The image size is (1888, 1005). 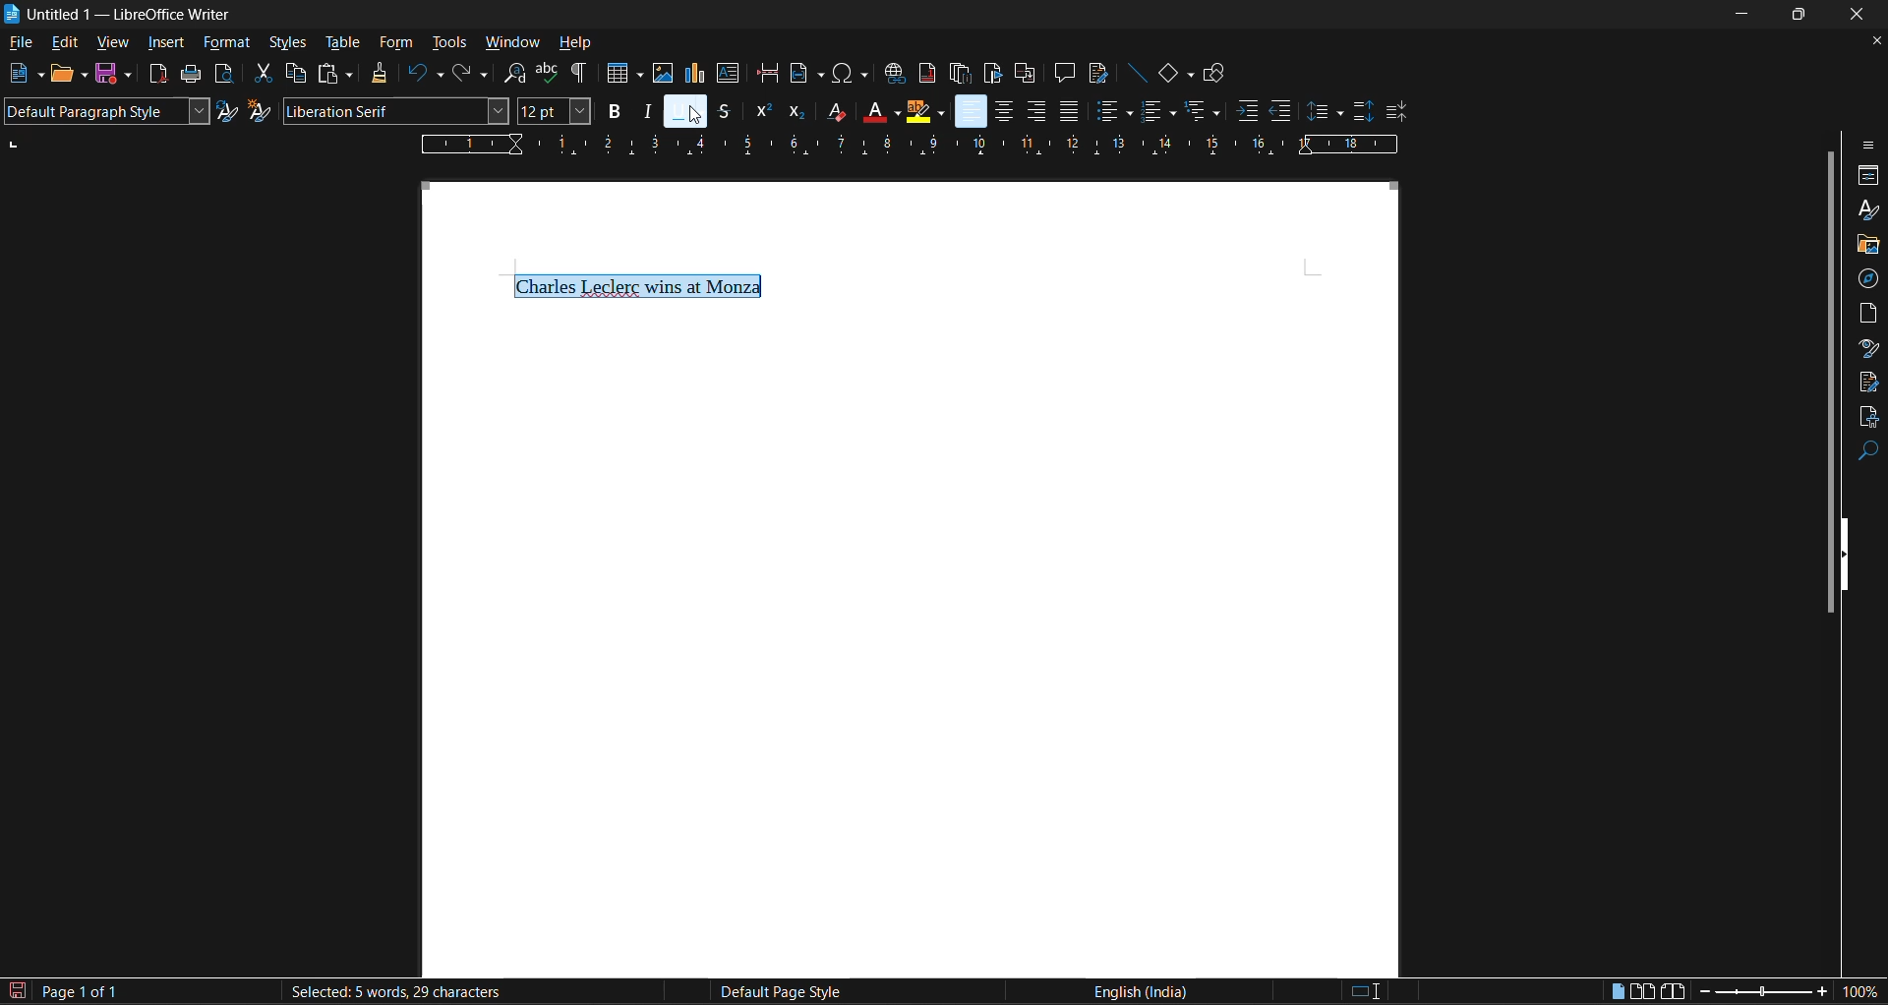 What do you see at coordinates (14, 993) in the screenshot?
I see `click to save` at bounding box center [14, 993].